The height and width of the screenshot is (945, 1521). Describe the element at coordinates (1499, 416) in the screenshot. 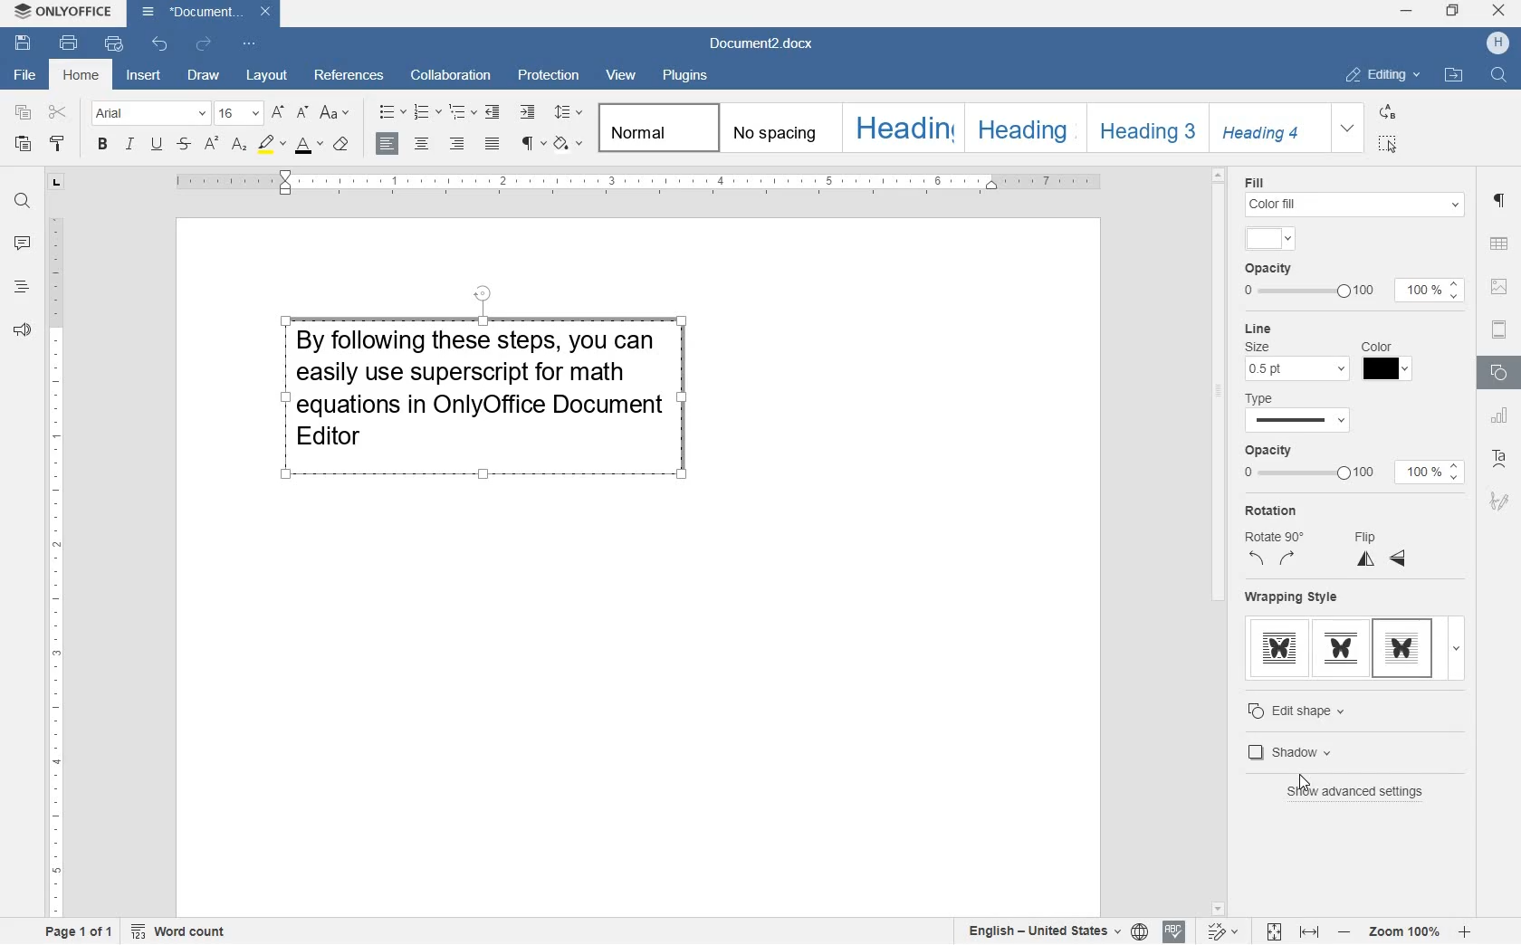

I see `chart` at that location.